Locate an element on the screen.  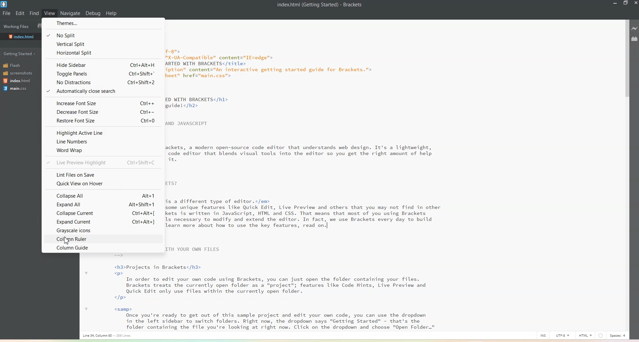
Live preview is located at coordinates (635, 28).